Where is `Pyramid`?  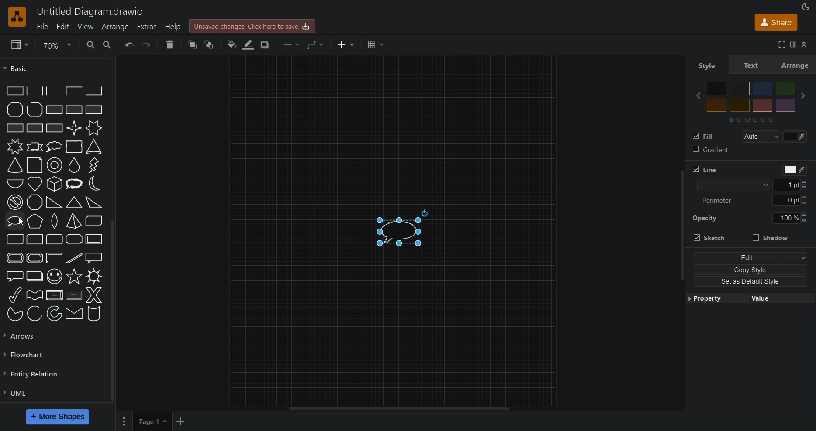
Pyramid is located at coordinates (73, 221).